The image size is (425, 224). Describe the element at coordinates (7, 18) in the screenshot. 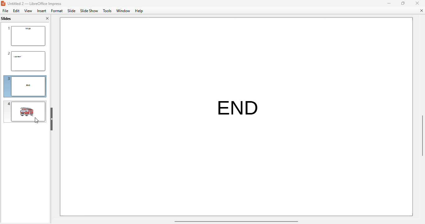

I see `slides` at that location.